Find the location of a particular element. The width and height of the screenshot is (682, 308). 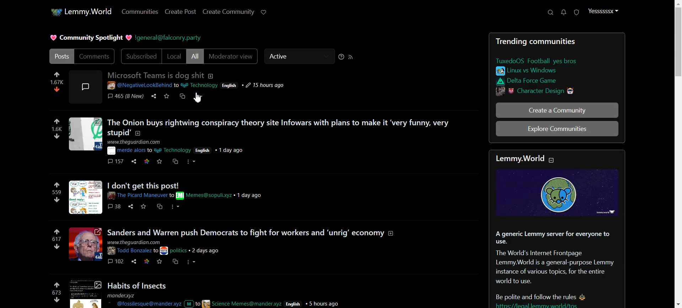

share is located at coordinates (155, 97).